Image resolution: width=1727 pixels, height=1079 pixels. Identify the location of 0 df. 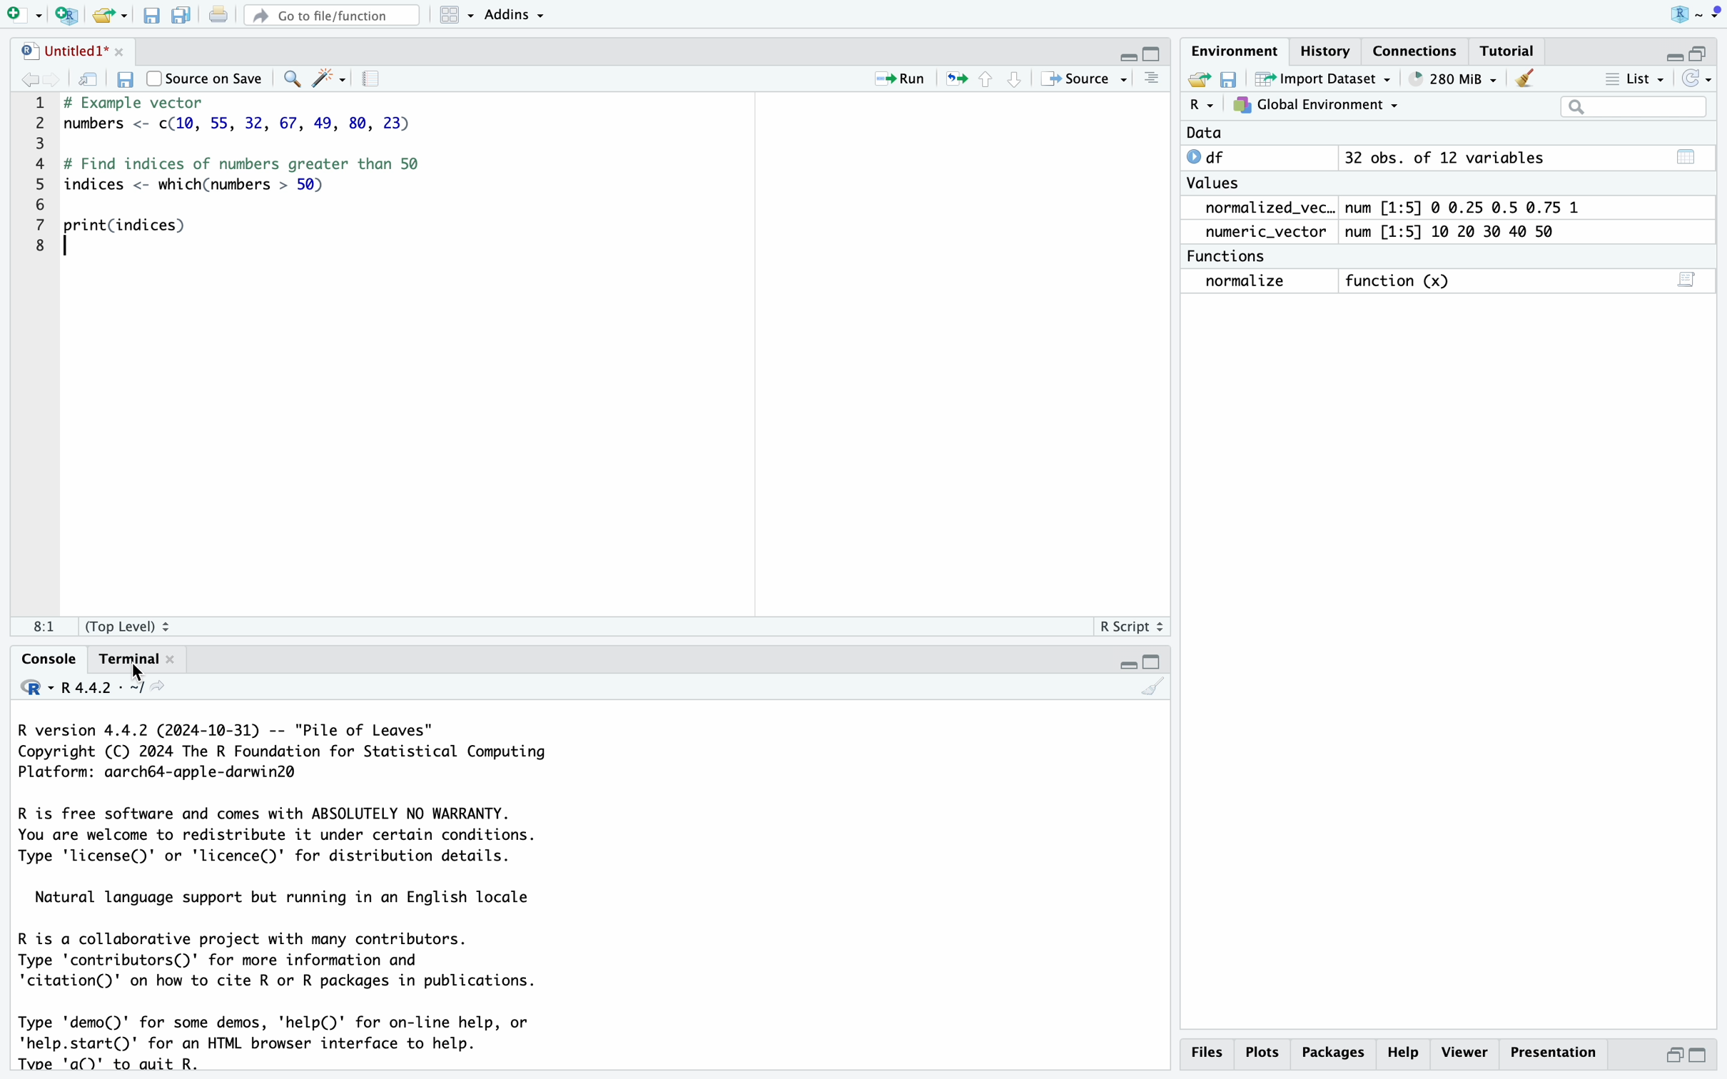
(1212, 156).